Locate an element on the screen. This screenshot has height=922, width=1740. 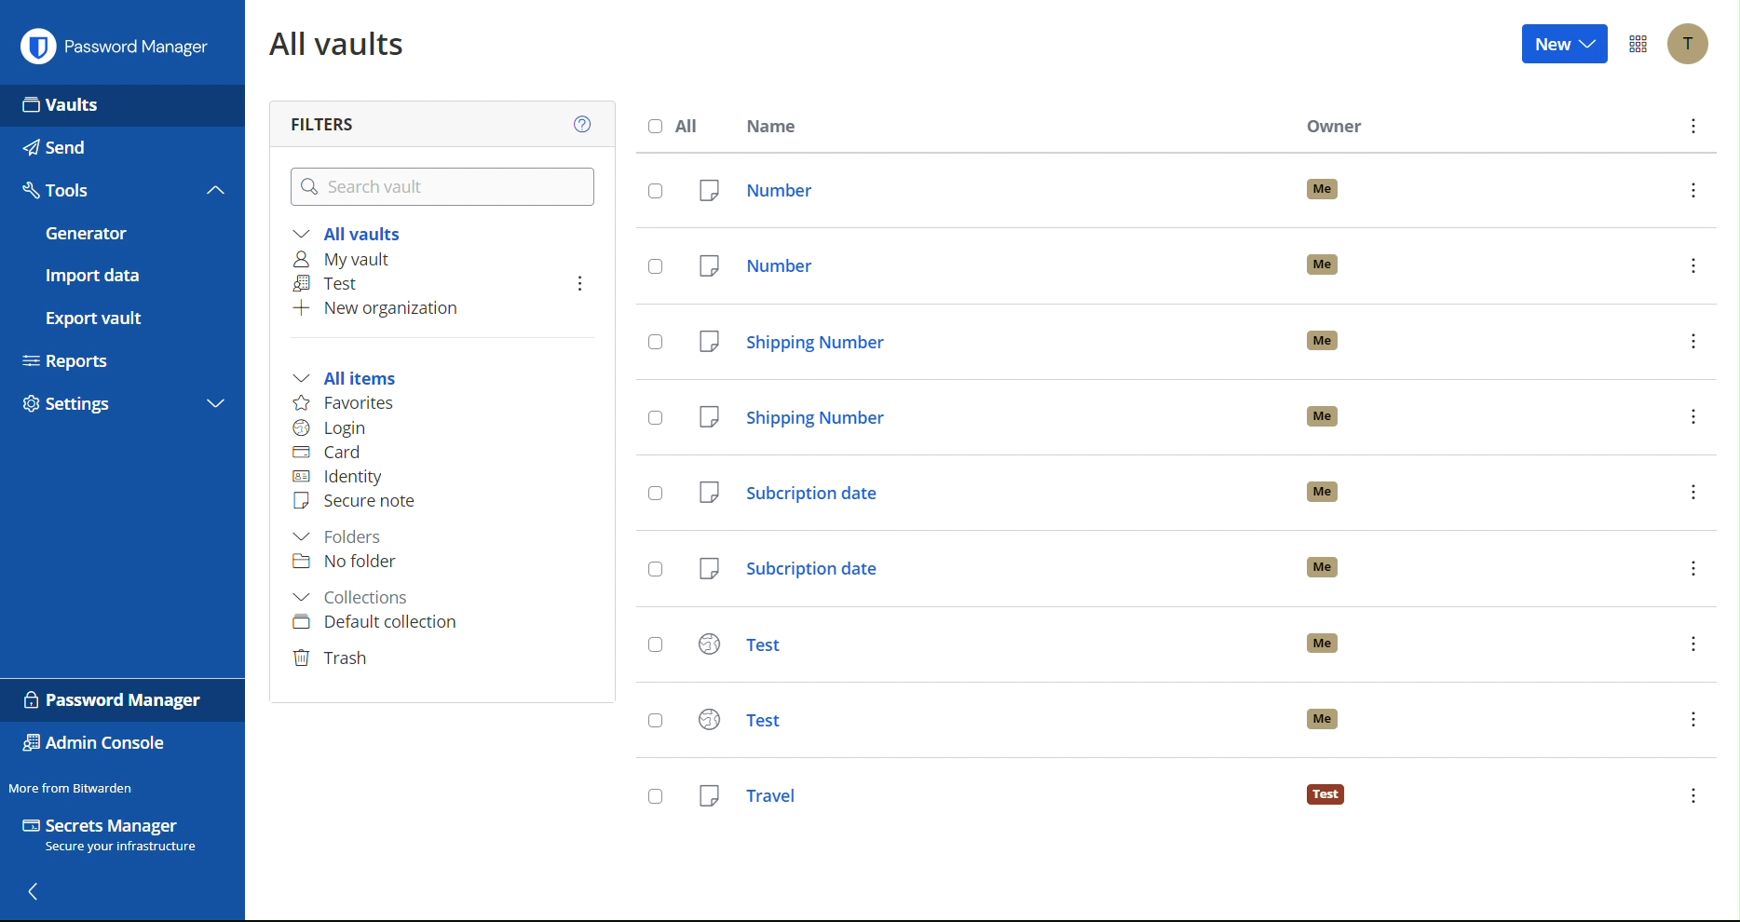
select entry is located at coordinates (654, 267).